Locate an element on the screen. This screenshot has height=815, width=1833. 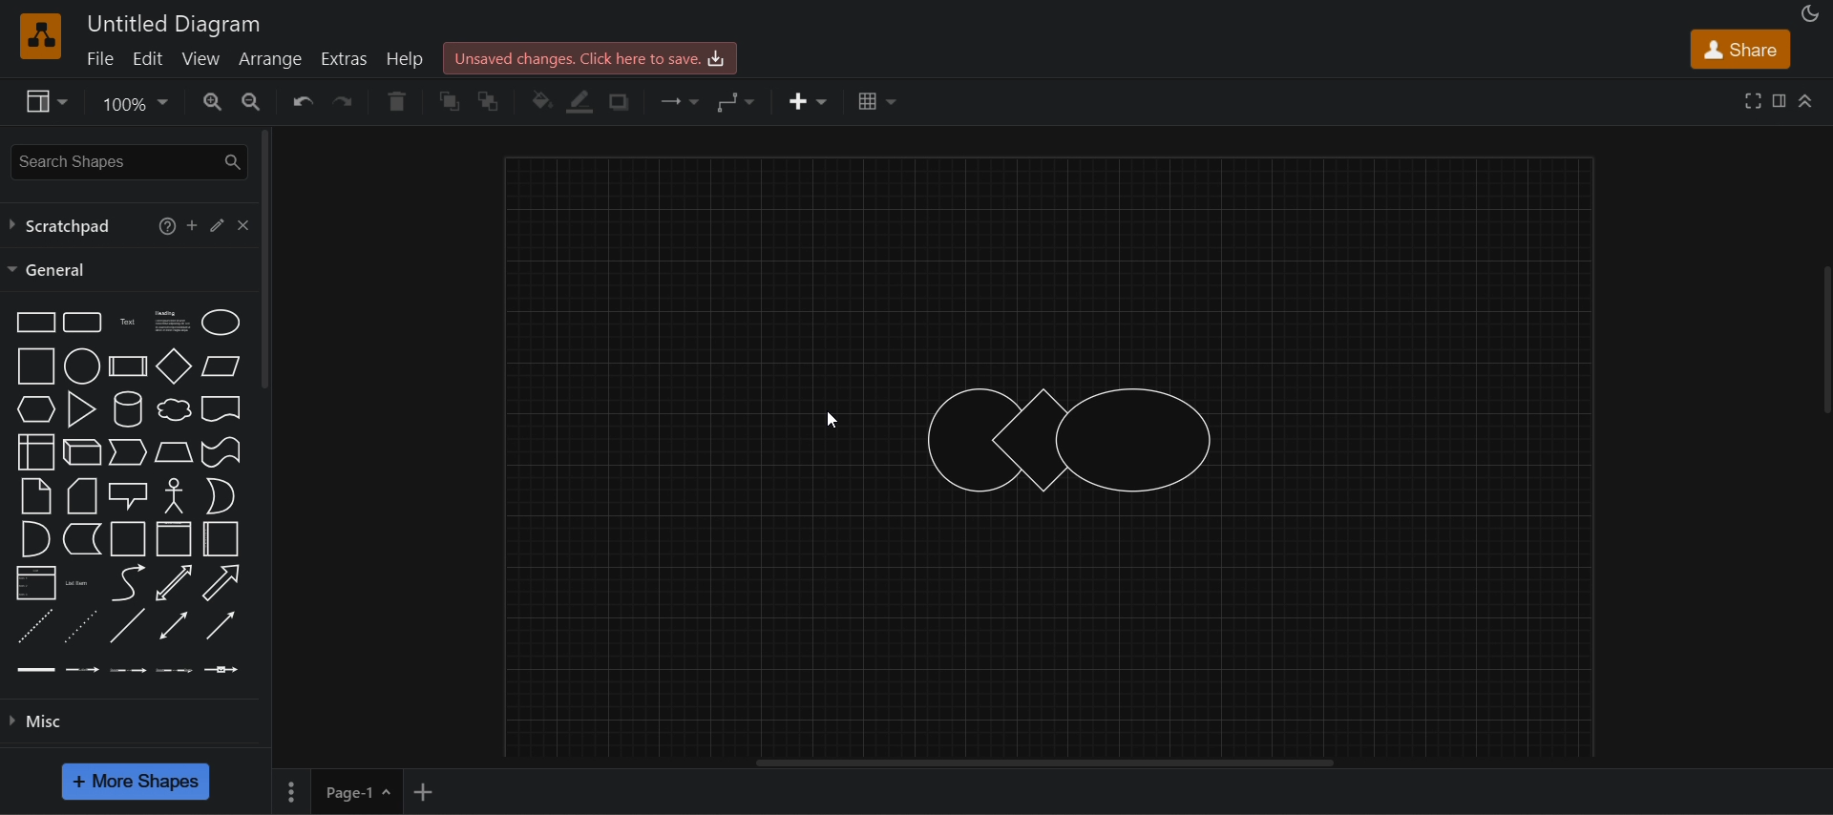
List item is located at coordinates (78, 582).